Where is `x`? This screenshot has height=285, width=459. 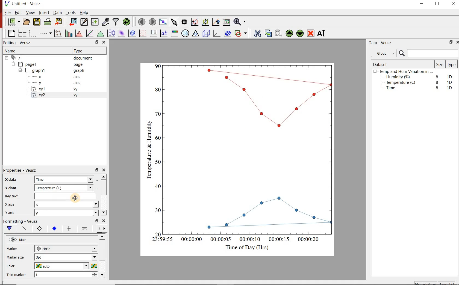
x is located at coordinates (39, 77).